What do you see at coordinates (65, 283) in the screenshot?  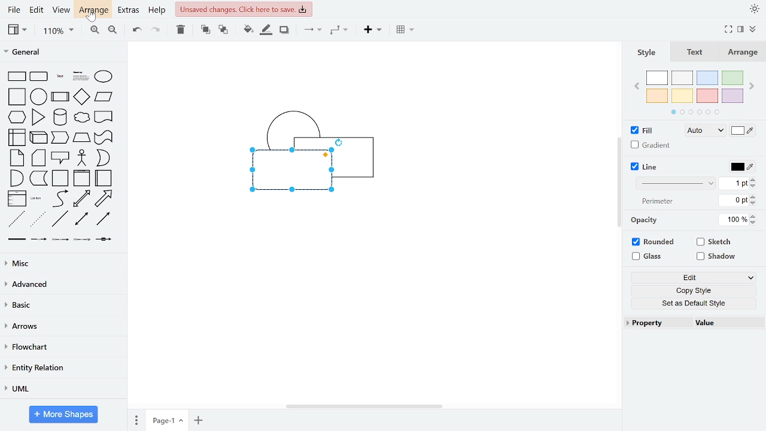 I see `advanced` at bounding box center [65, 283].